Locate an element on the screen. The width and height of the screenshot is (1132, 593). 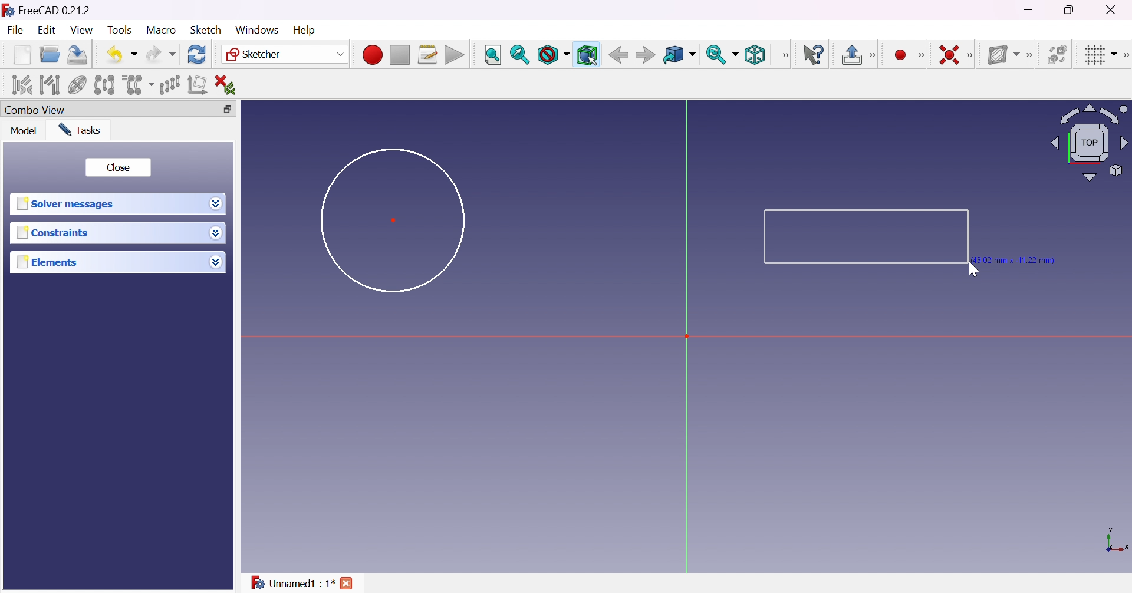
Clone is located at coordinates (137, 84).